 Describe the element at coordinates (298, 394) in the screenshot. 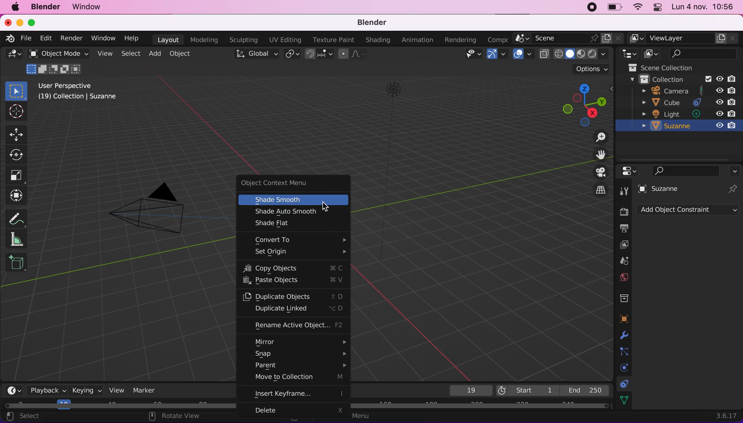

I see `insert keyframe` at that location.